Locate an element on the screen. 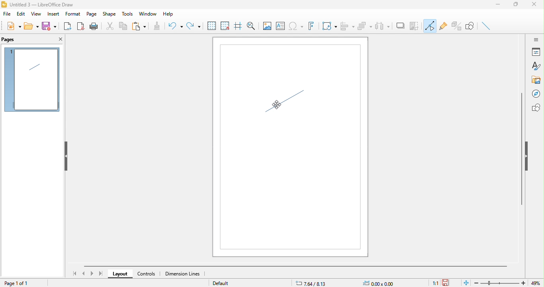  snap to grid is located at coordinates (225, 26).